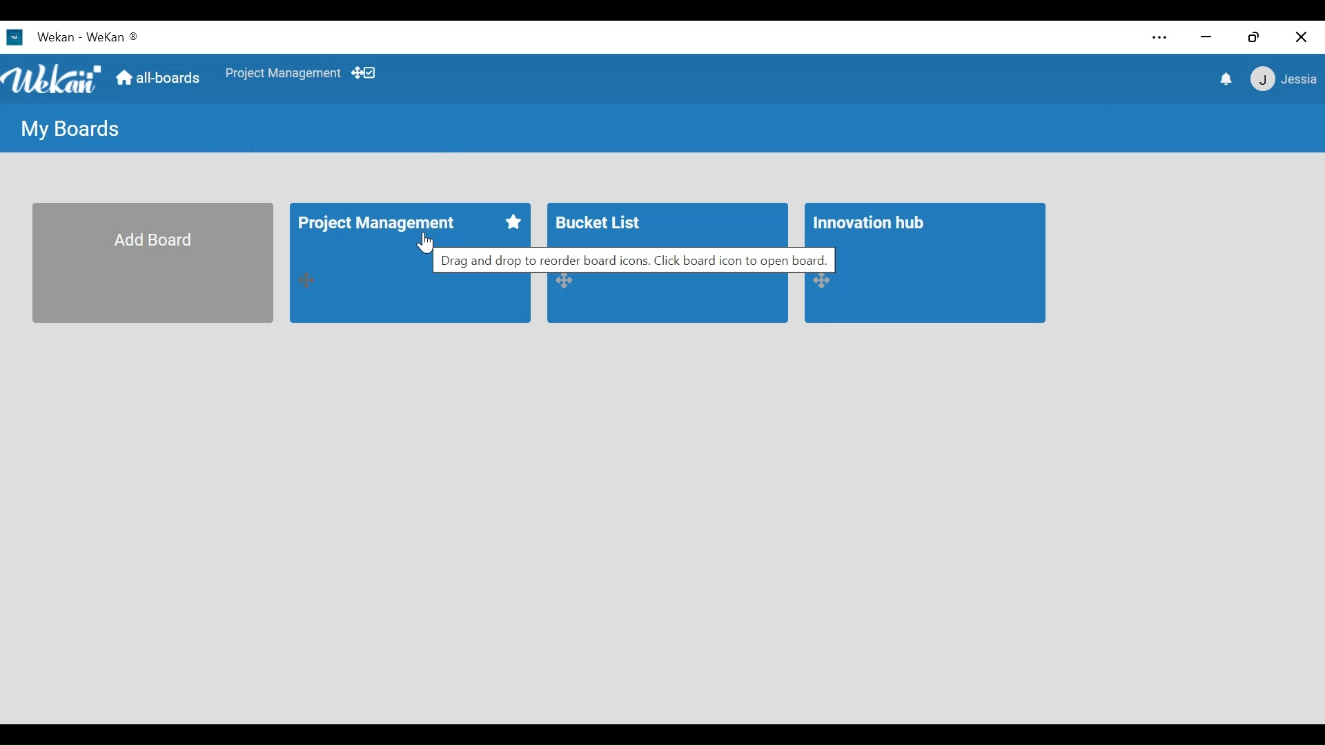 This screenshot has height=745, width=1325. Describe the element at coordinates (112, 37) in the screenshot. I see `Wekan` at that location.